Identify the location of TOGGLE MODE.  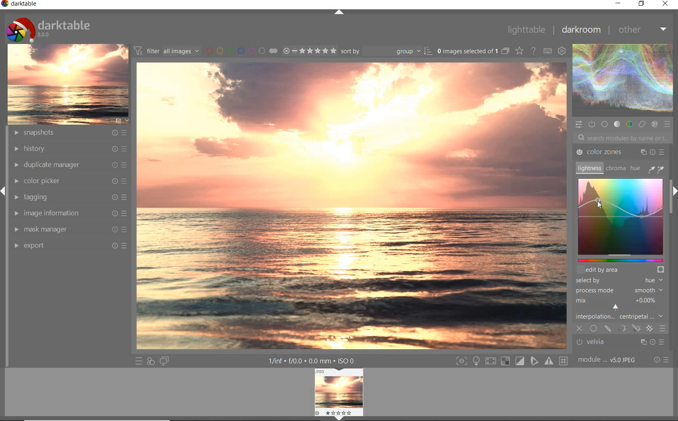
(512, 361).